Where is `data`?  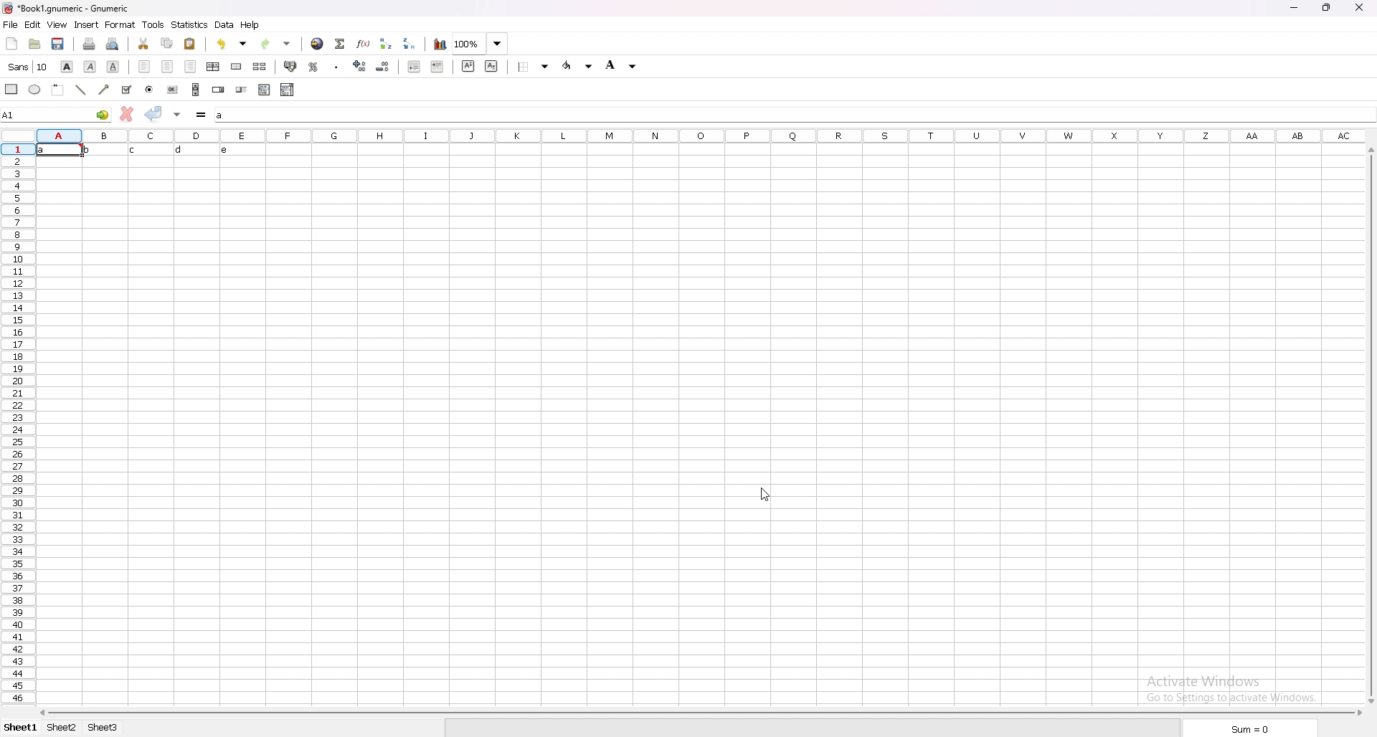 data is located at coordinates (226, 24).